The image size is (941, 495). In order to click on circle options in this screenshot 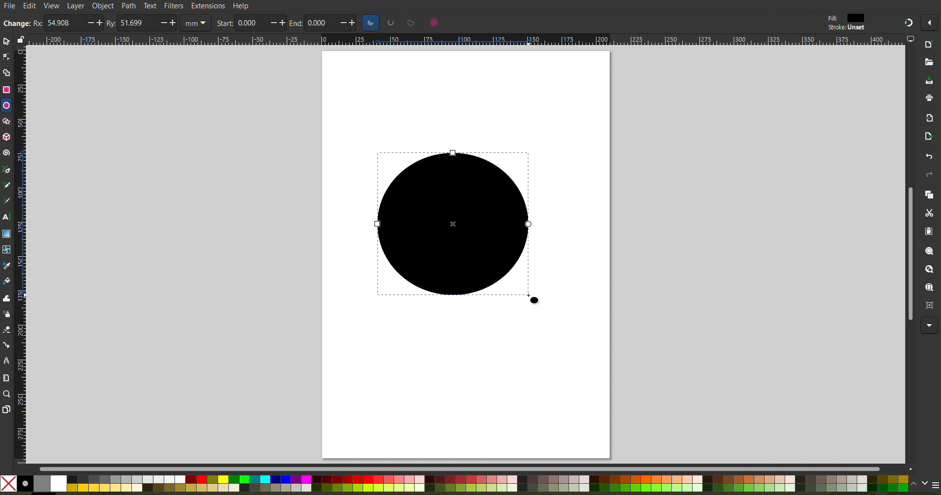, I will do `click(369, 23)`.